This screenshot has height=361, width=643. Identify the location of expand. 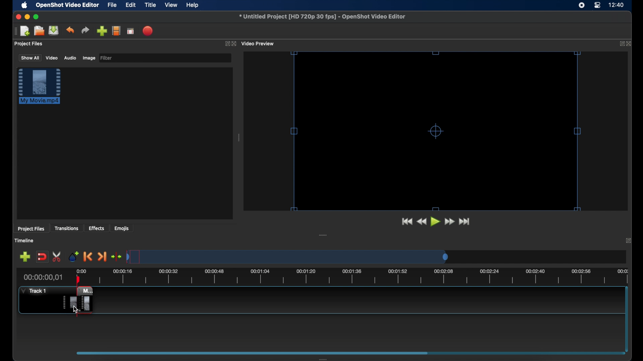
(629, 241).